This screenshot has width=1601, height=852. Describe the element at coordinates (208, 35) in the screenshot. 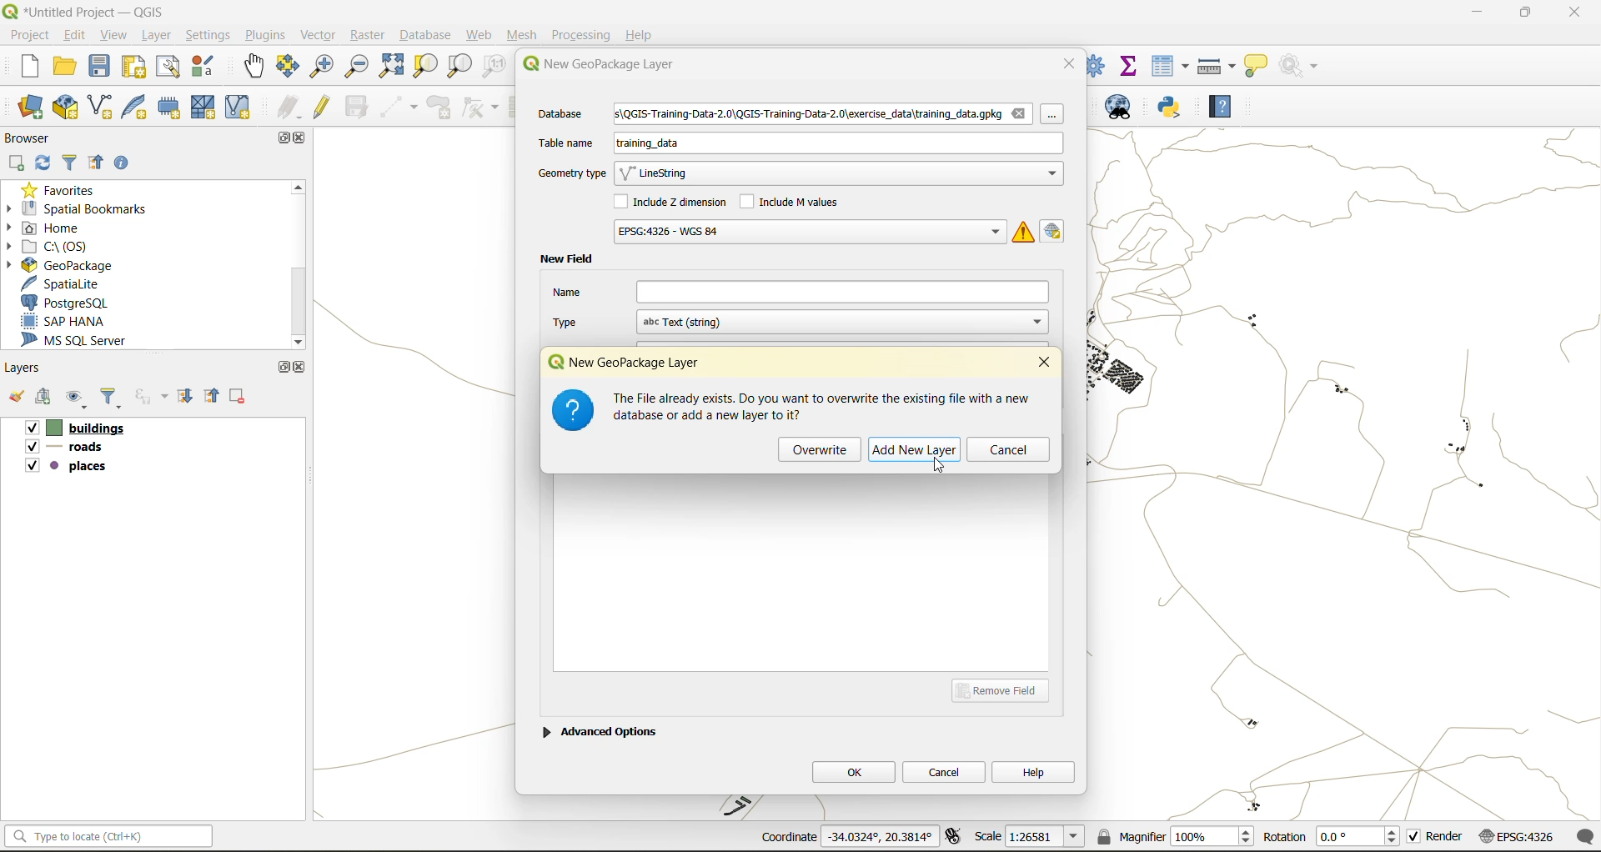

I see `settings` at that location.